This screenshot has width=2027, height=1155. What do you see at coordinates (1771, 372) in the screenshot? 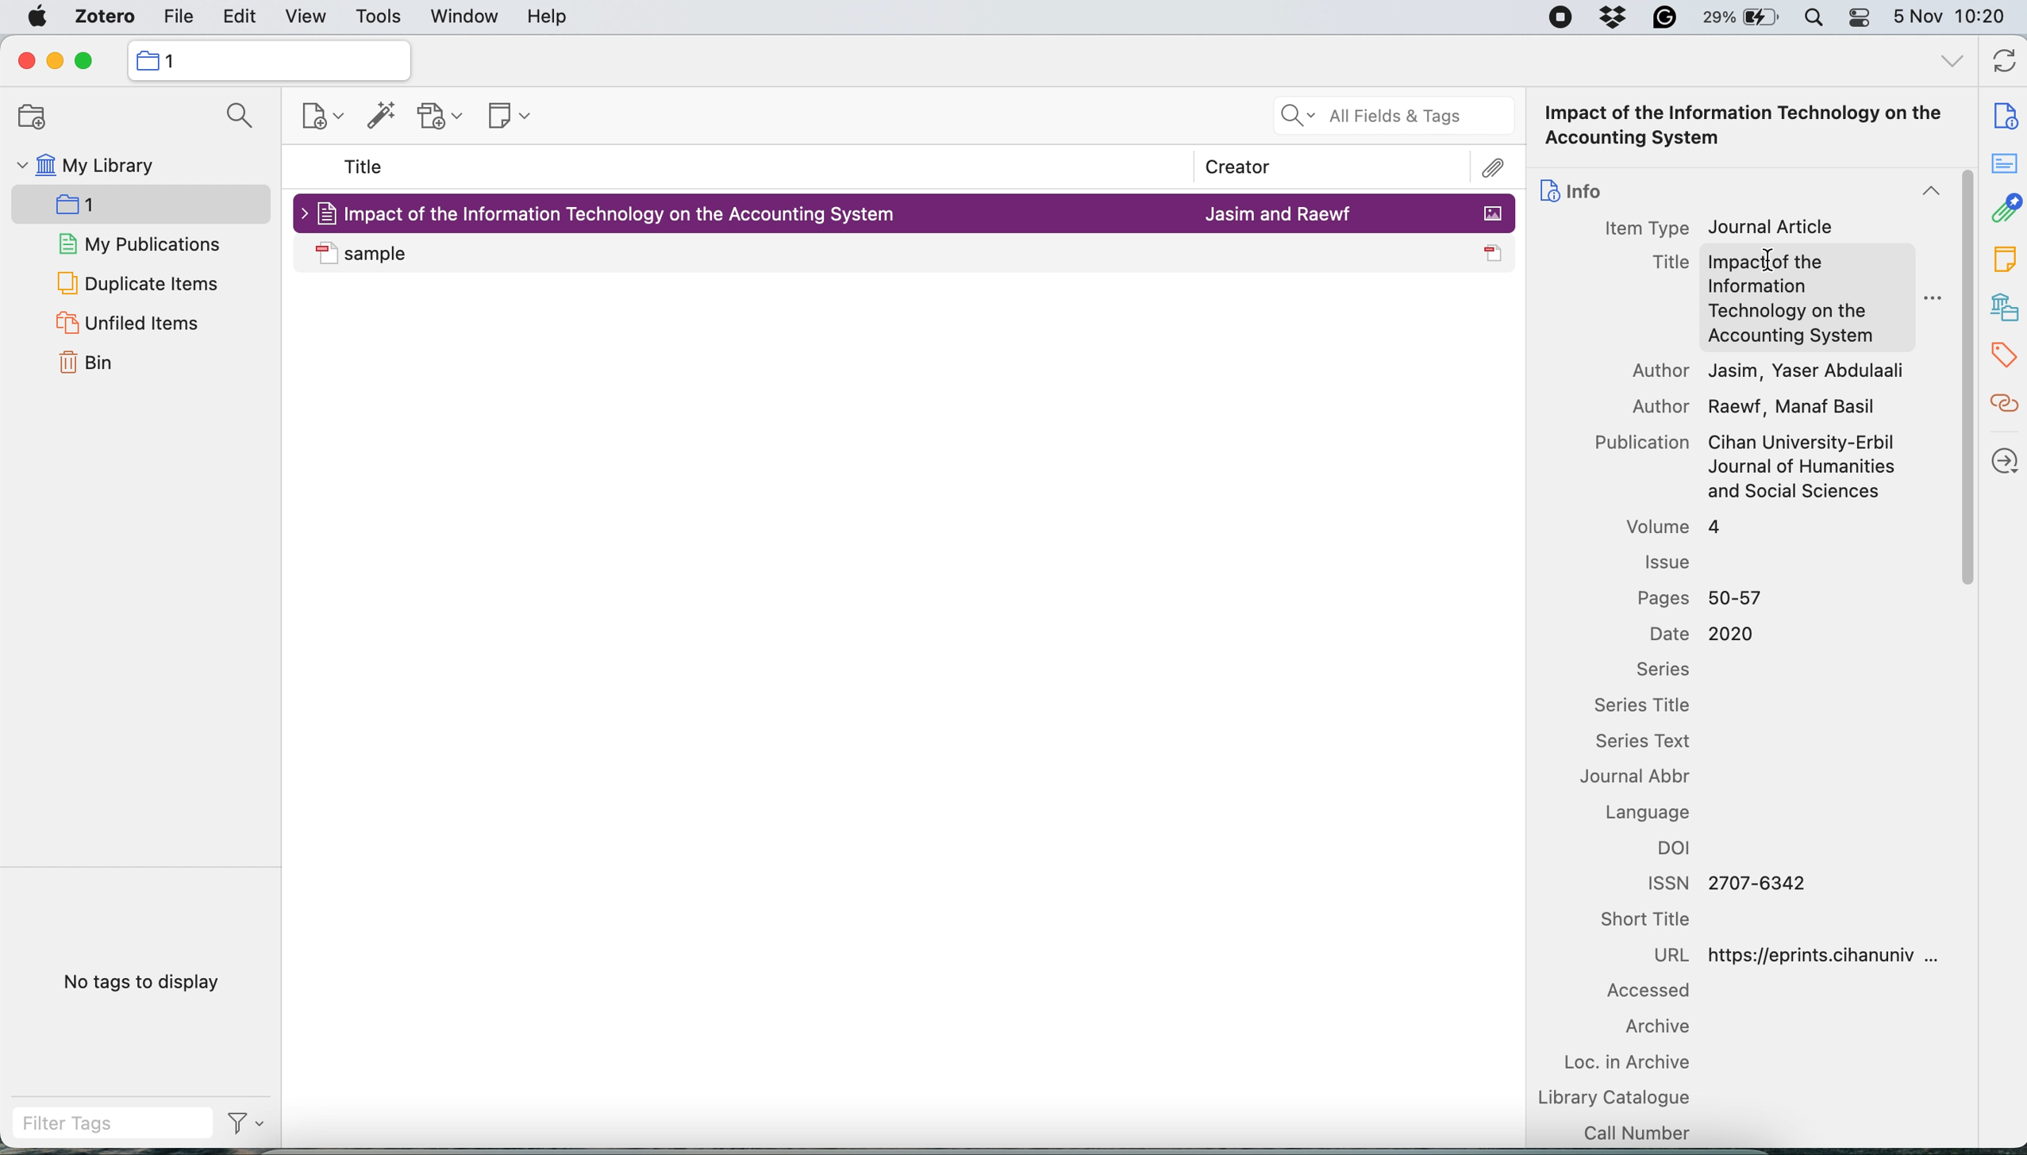
I see `Author Jasim, Yaser Abdulaali` at bounding box center [1771, 372].